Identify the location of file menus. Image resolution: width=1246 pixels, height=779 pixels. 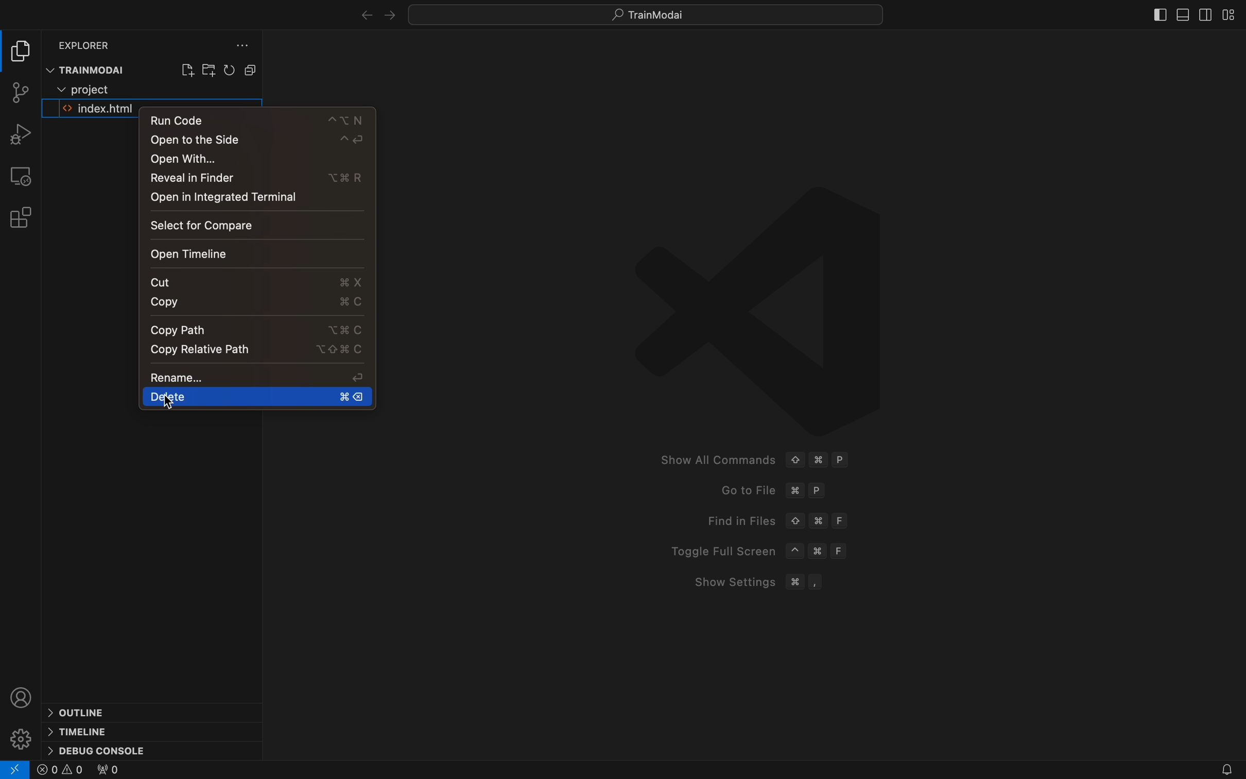
(253, 70).